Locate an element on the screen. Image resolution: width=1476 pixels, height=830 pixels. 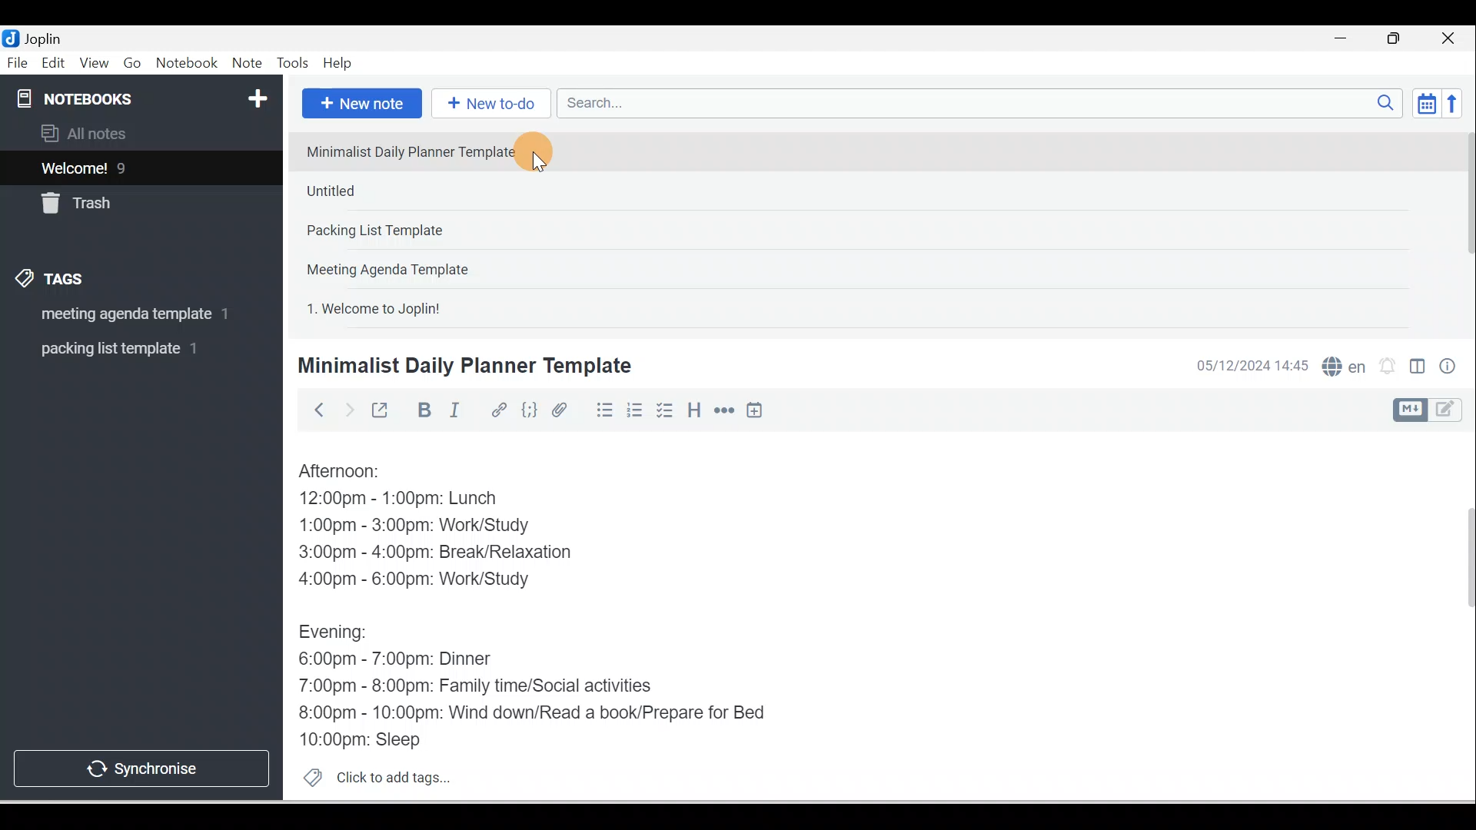
Note is located at coordinates (245, 64).